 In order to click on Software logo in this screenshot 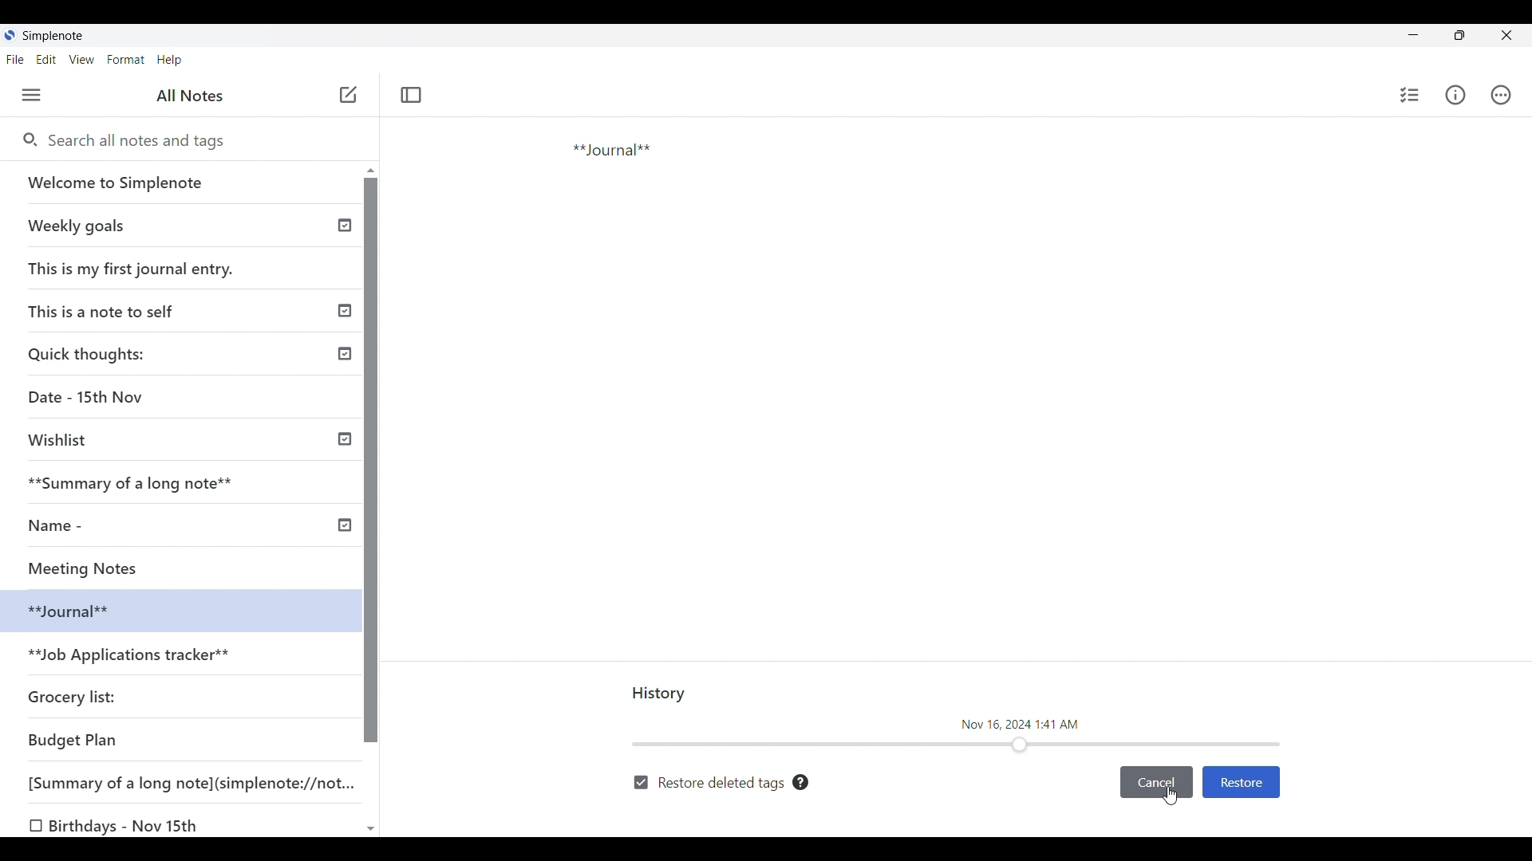, I will do `click(10, 34)`.